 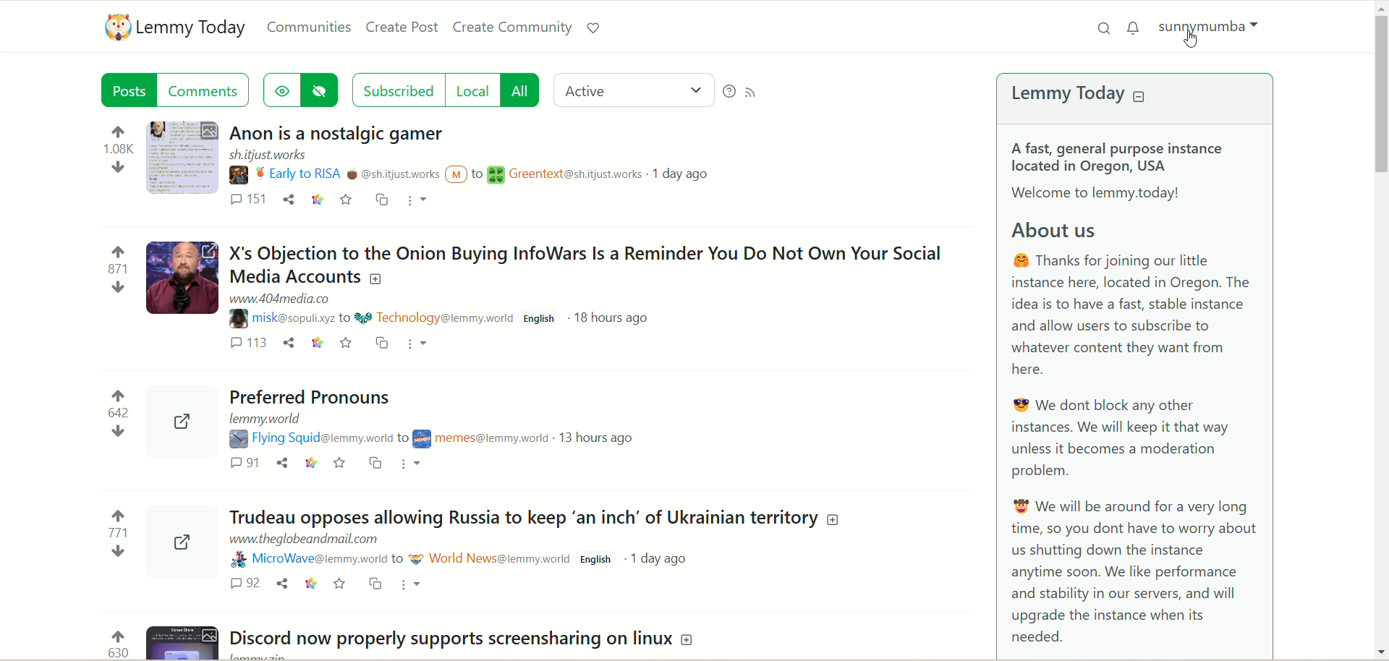 I want to click on Username, so click(x=284, y=319).